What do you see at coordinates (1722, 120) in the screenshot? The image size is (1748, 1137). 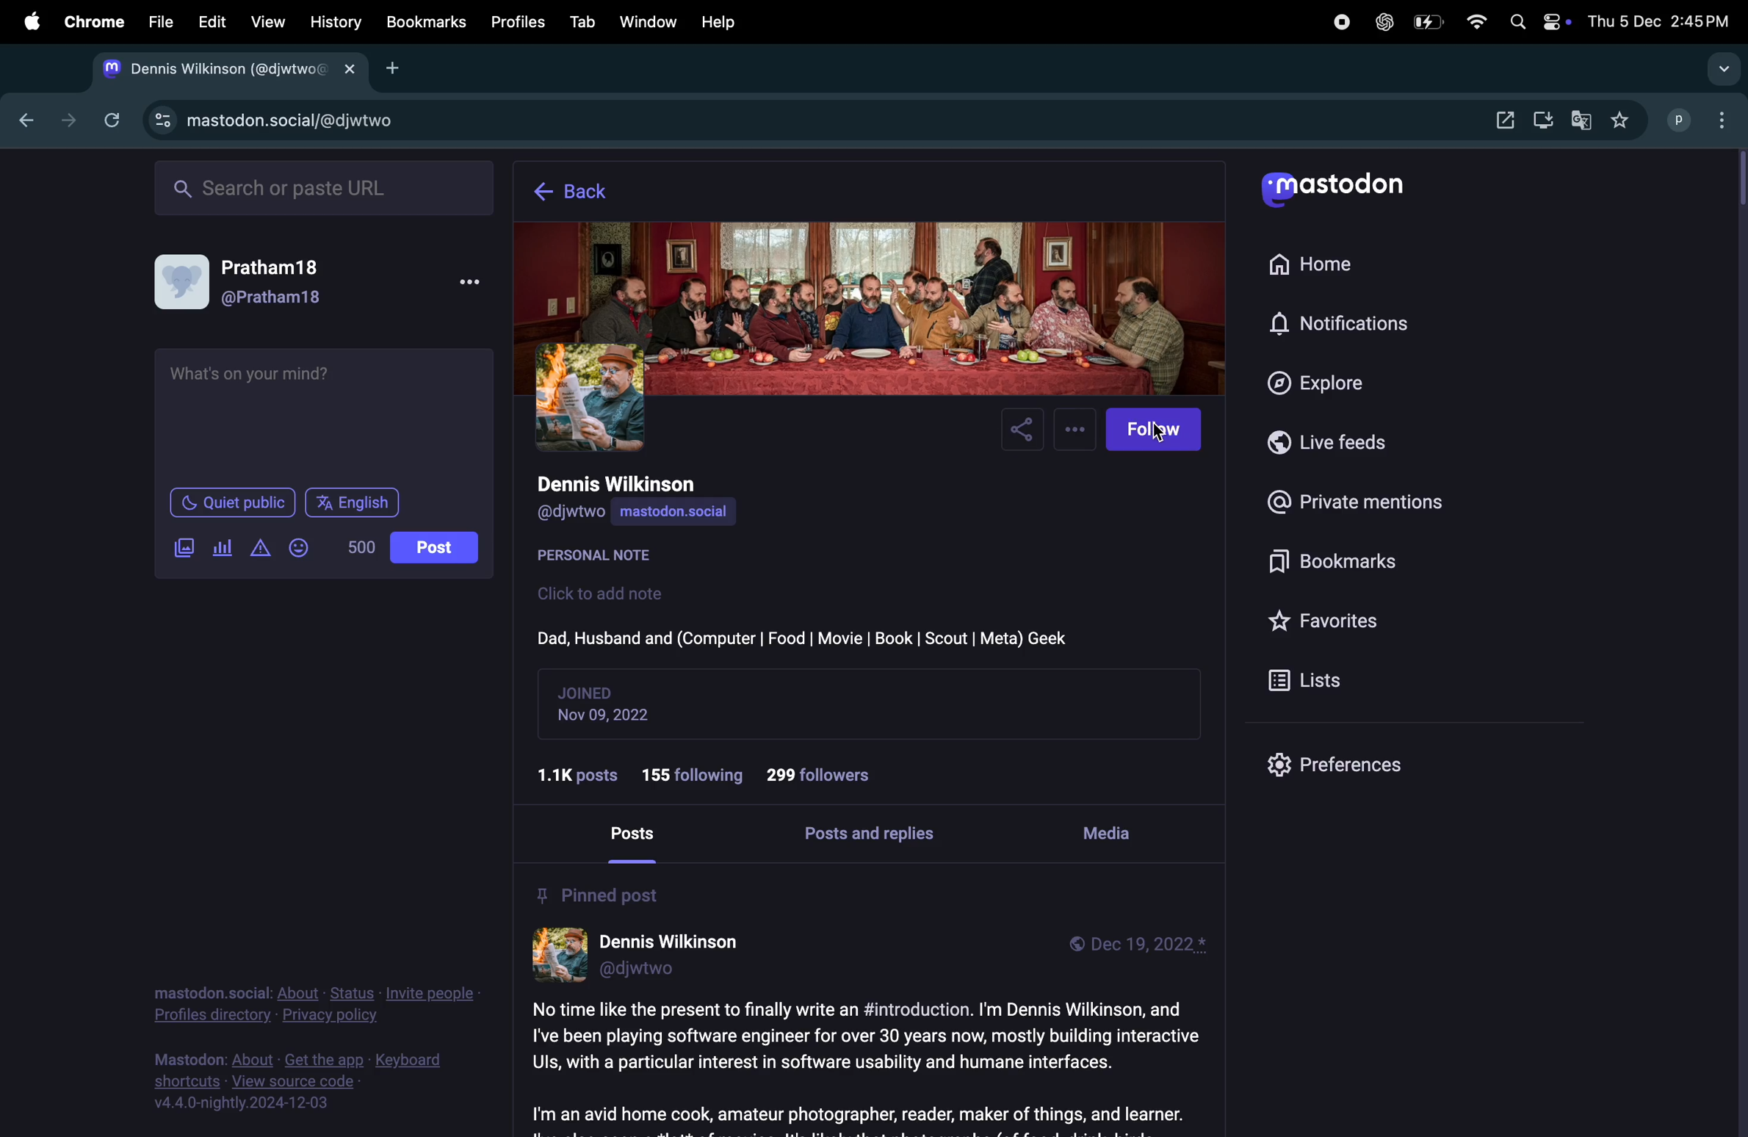 I see `option` at bounding box center [1722, 120].